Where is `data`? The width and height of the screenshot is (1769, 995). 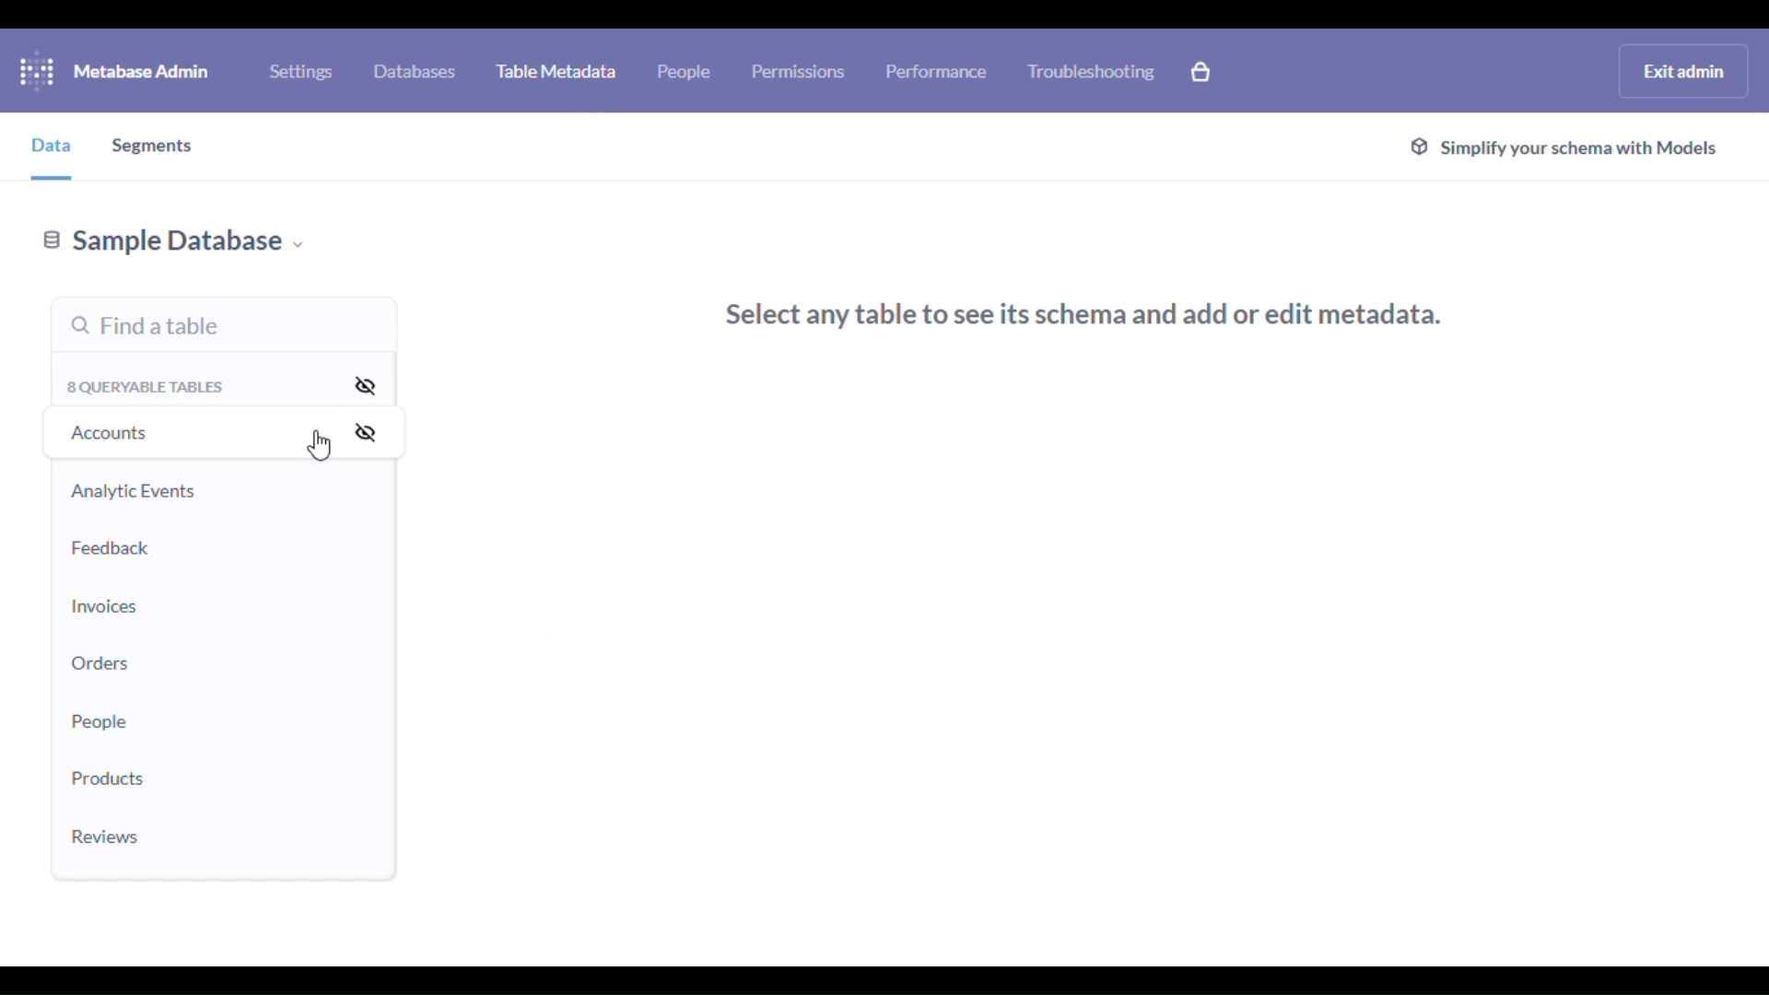
data is located at coordinates (51, 146).